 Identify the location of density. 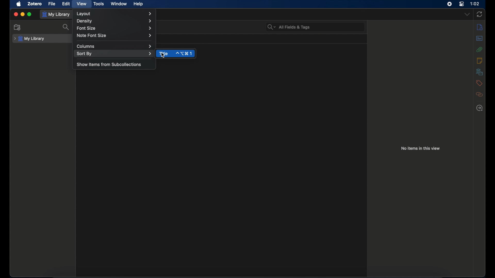
(113, 21).